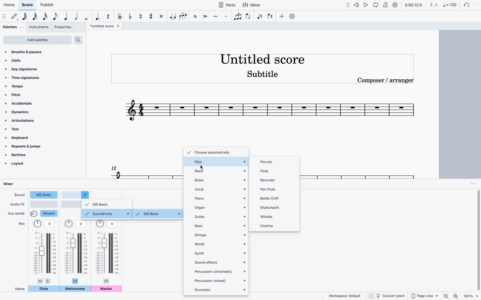  Describe the element at coordinates (33, 95) in the screenshot. I see `pitch` at that location.